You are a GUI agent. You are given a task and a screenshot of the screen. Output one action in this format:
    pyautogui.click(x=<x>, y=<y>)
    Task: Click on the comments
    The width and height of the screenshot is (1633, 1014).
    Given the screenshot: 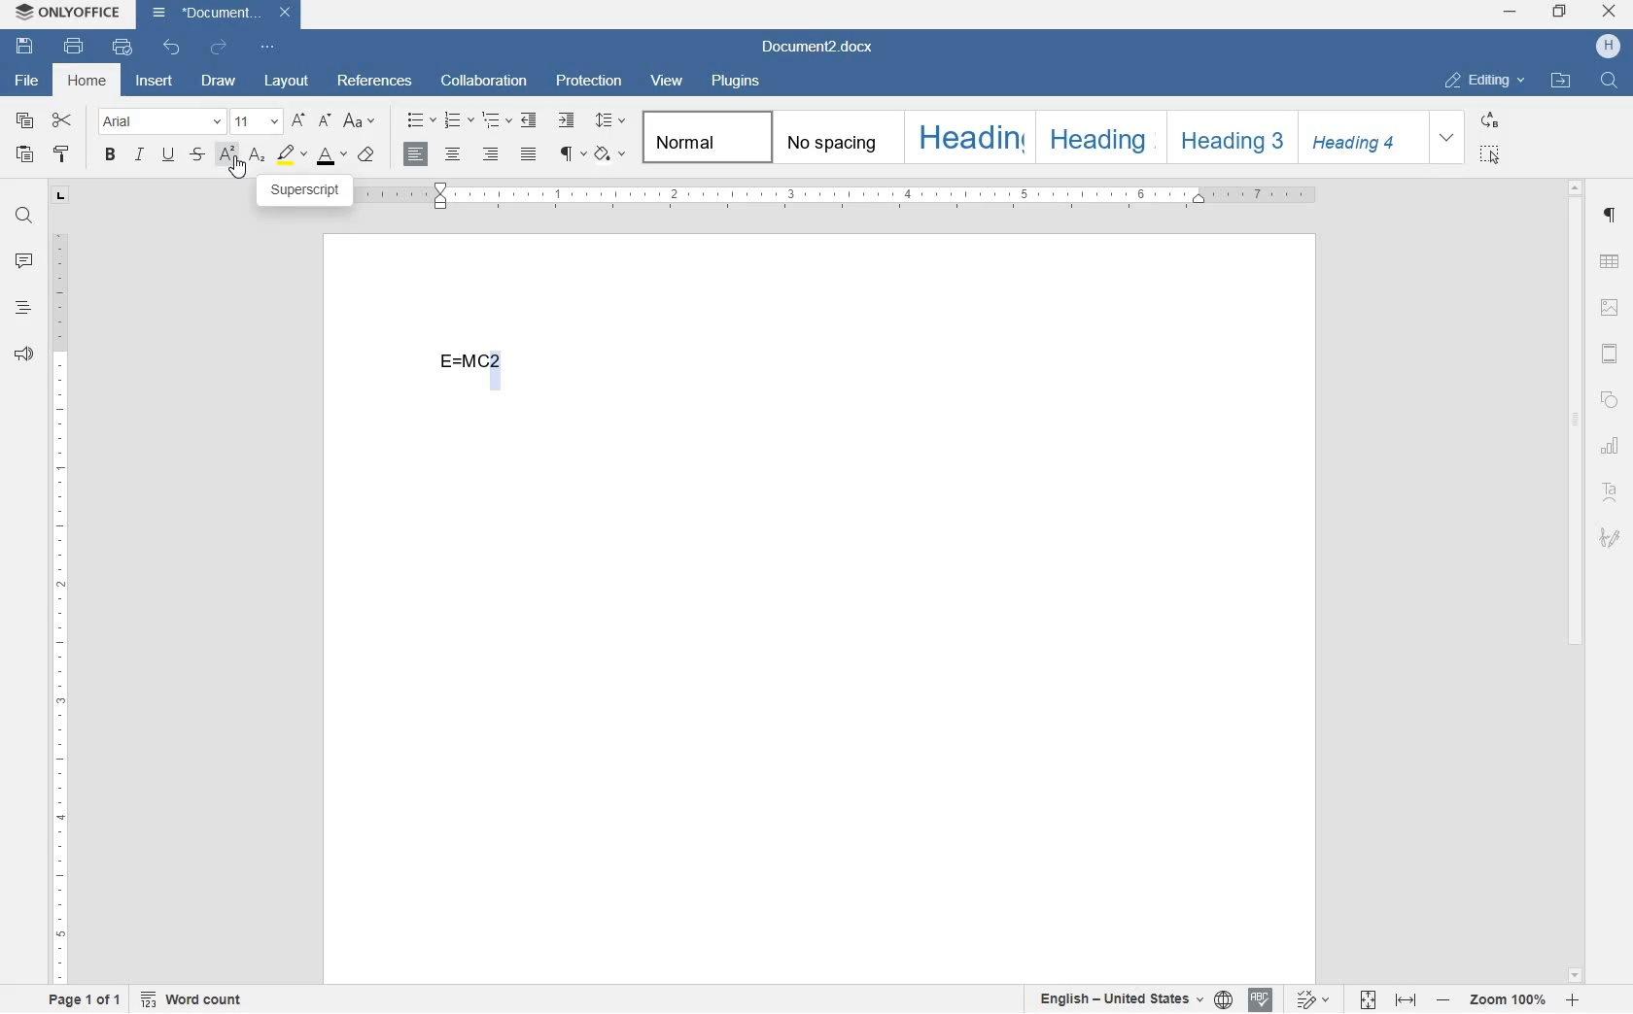 What is the action you would take?
    pyautogui.click(x=23, y=261)
    